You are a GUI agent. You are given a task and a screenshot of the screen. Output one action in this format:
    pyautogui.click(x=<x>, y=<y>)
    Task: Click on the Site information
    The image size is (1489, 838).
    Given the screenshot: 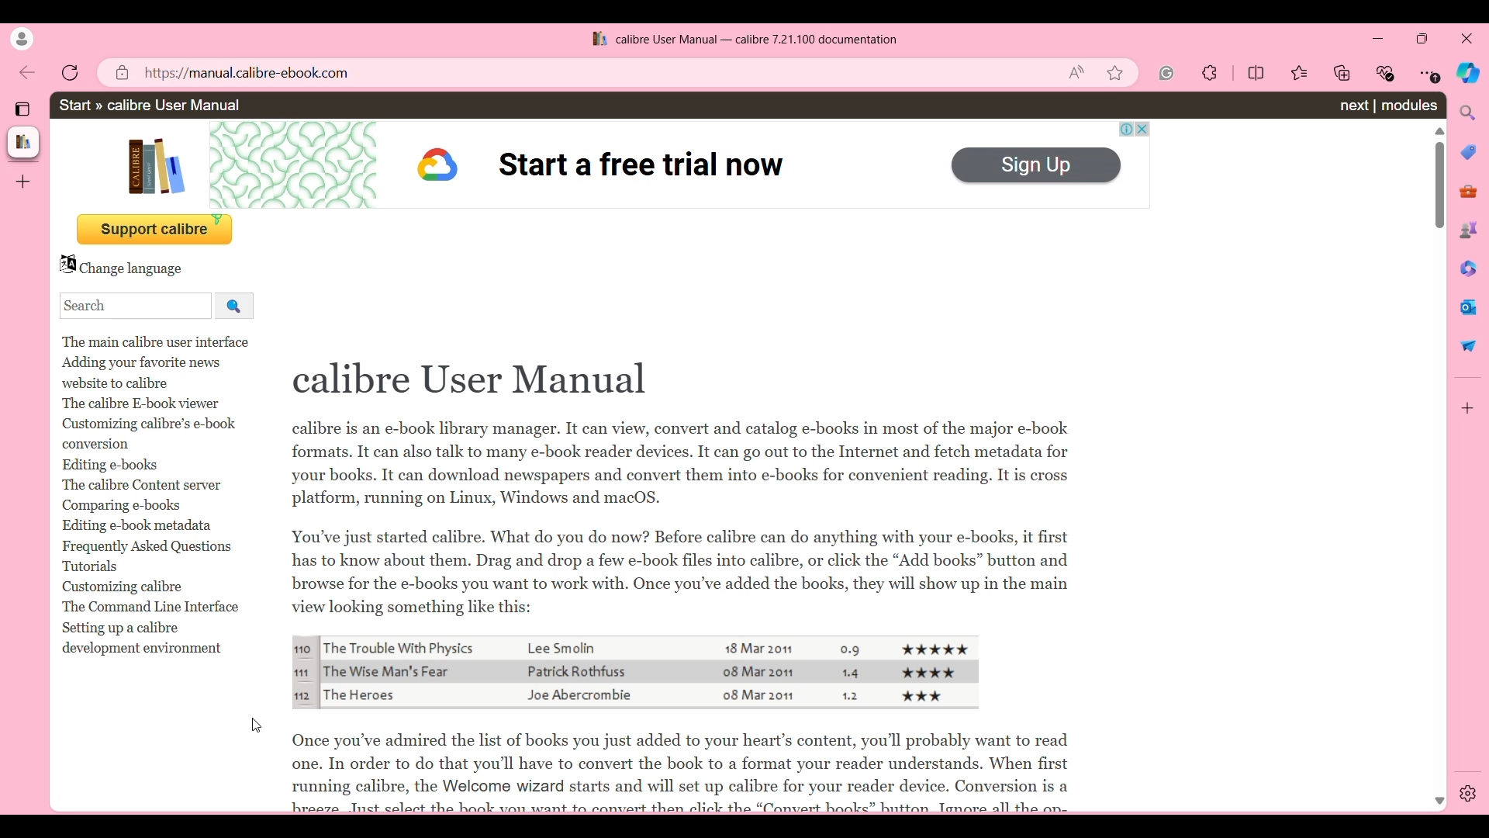 What is the action you would take?
    pyautogui.click(x=123, y=72)
    